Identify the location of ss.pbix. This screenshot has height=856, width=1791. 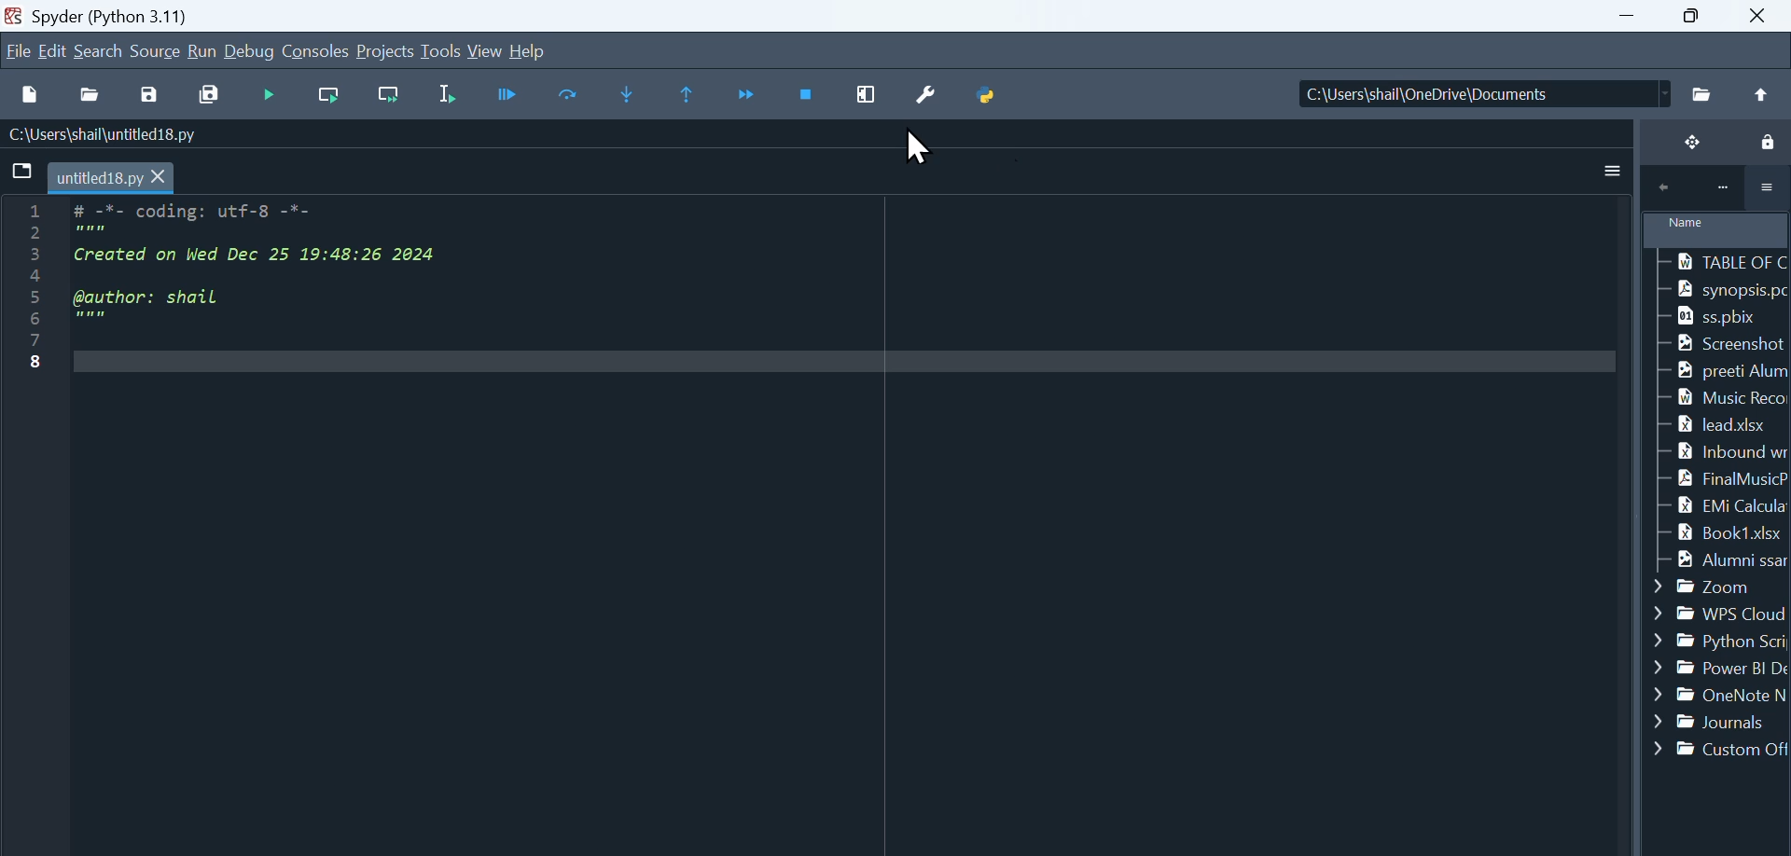
(1733, 318).